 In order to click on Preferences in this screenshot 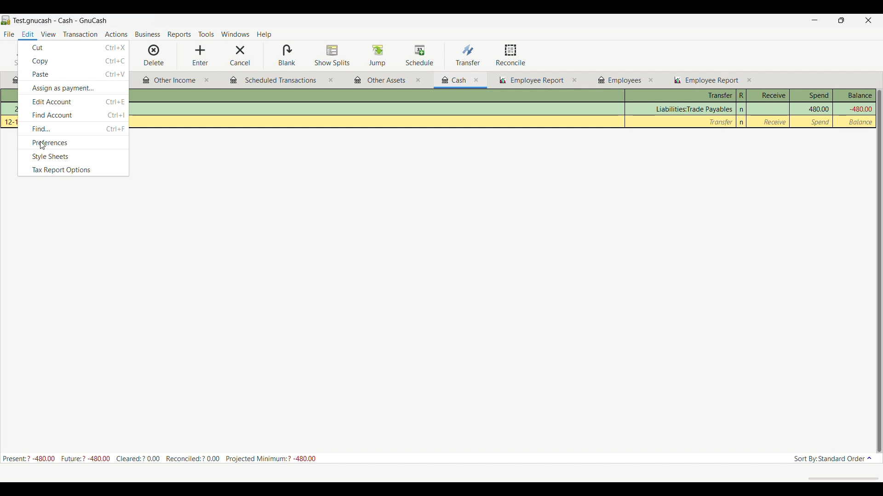, I will do `click(73, 142)`.